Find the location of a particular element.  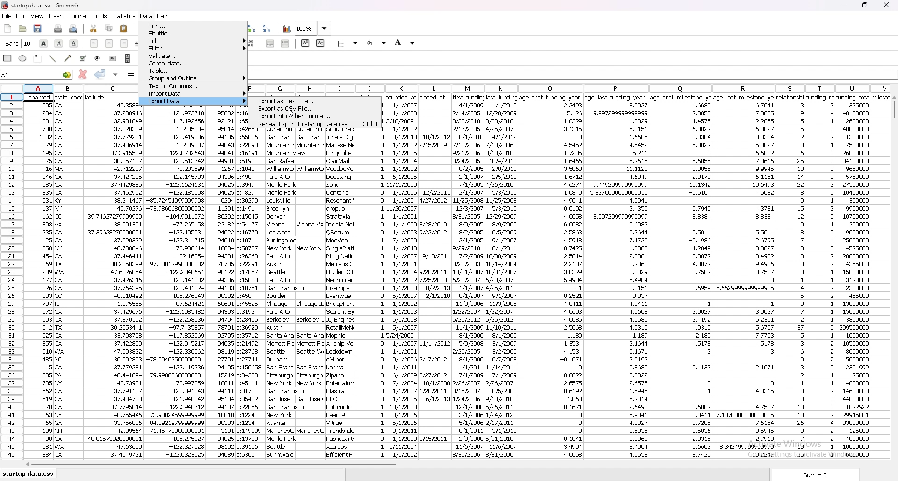

new is located at coordinates (8, 29).